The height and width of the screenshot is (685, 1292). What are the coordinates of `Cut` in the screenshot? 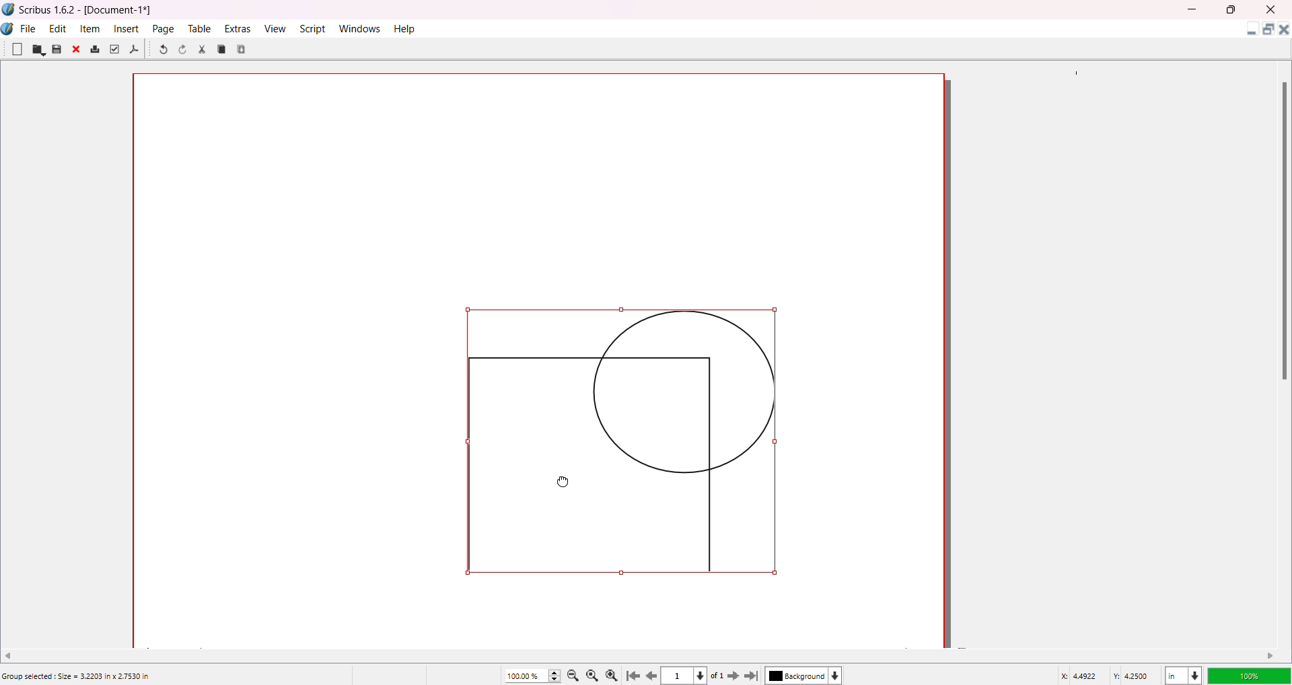 It's located at (202, 49).